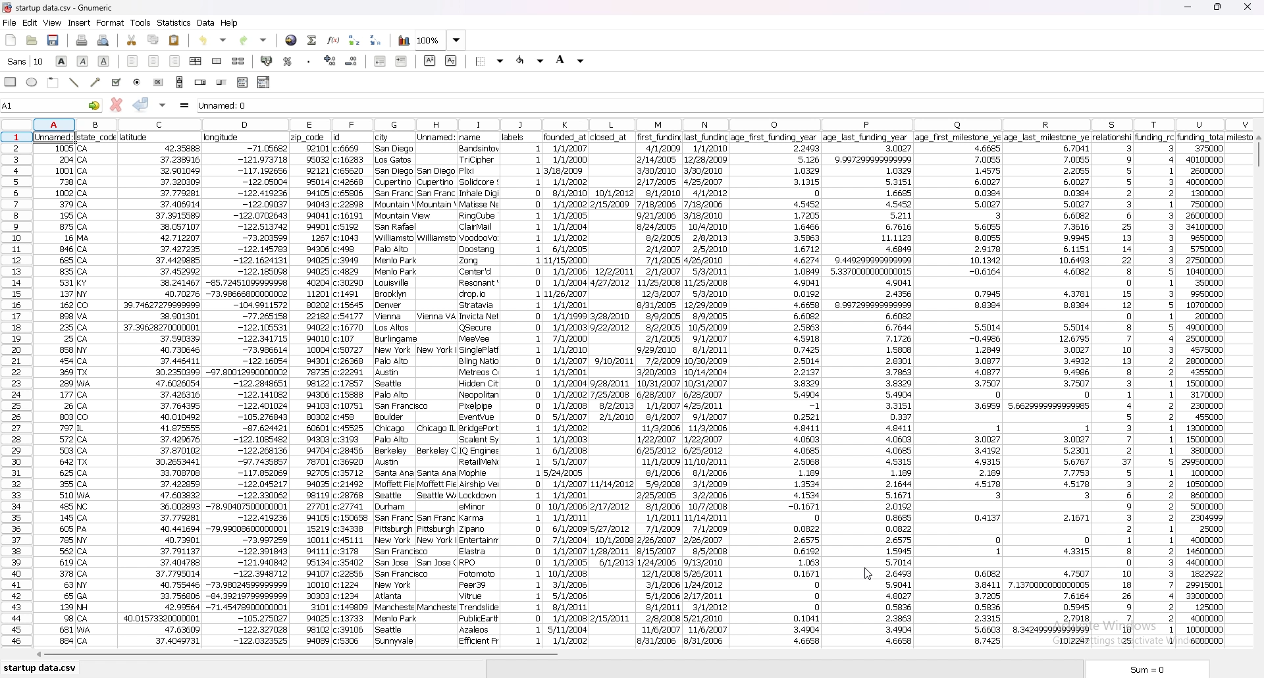 This screenshot has height=678, width=1264. Describe the element at coordinates (430, 61) in the screenshot. I see `supercript` at that location.